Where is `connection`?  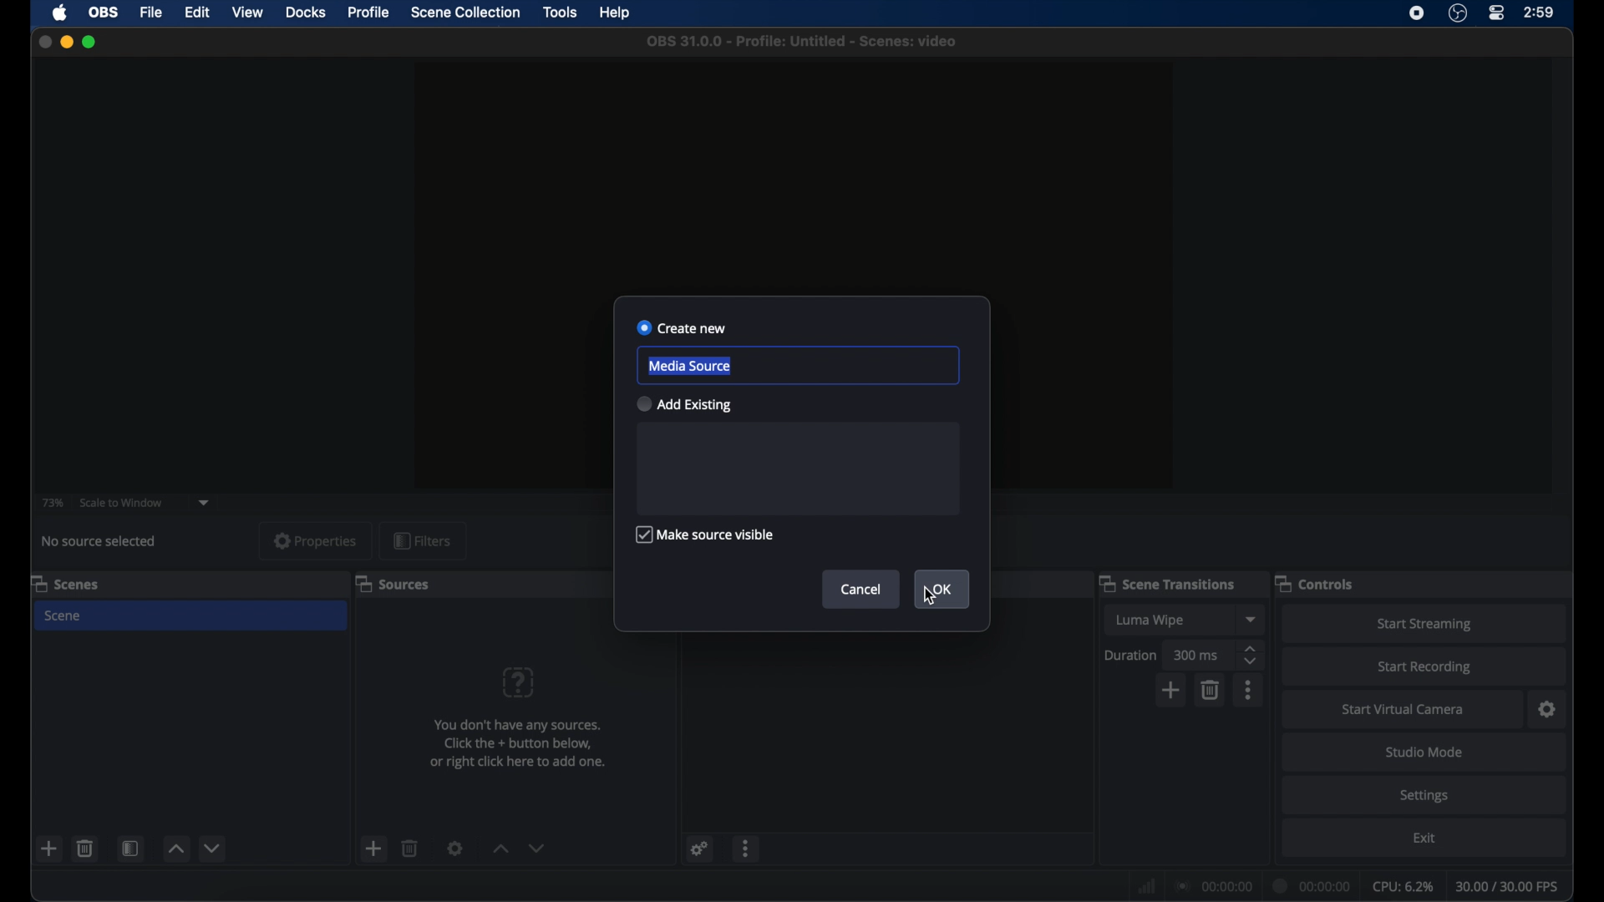 connection is located at coordinates (1212, 887).